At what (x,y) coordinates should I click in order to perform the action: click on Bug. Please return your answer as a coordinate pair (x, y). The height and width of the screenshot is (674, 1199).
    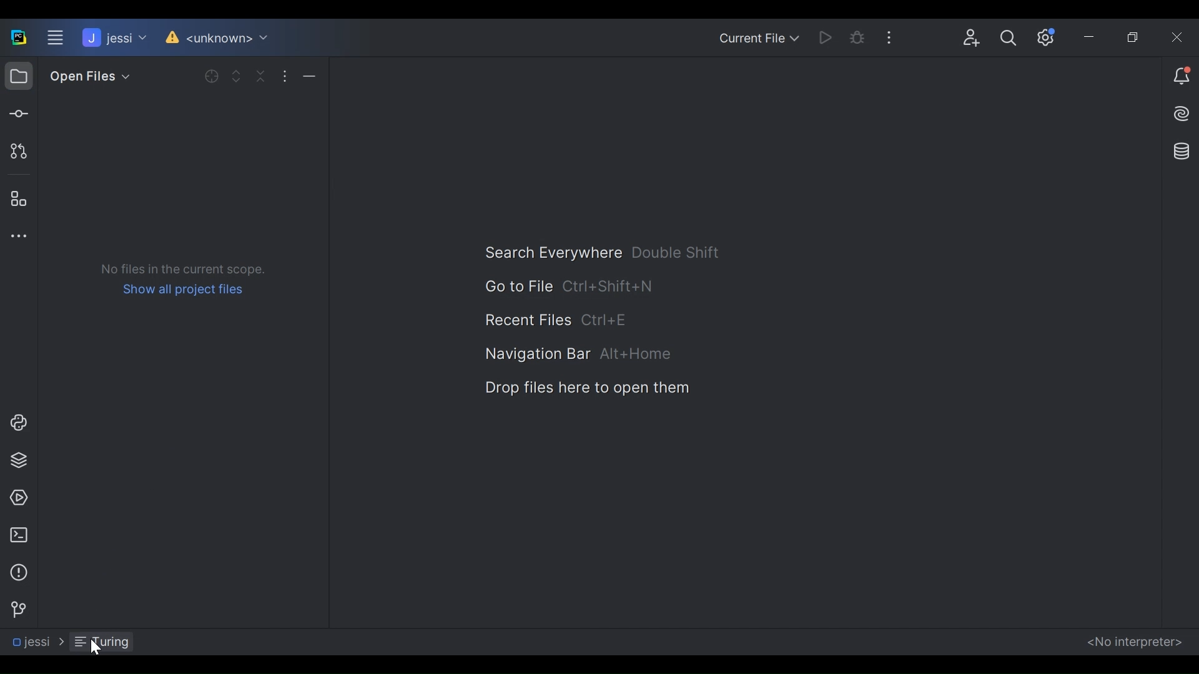
    Looking at the image, I should click on (858, 36).